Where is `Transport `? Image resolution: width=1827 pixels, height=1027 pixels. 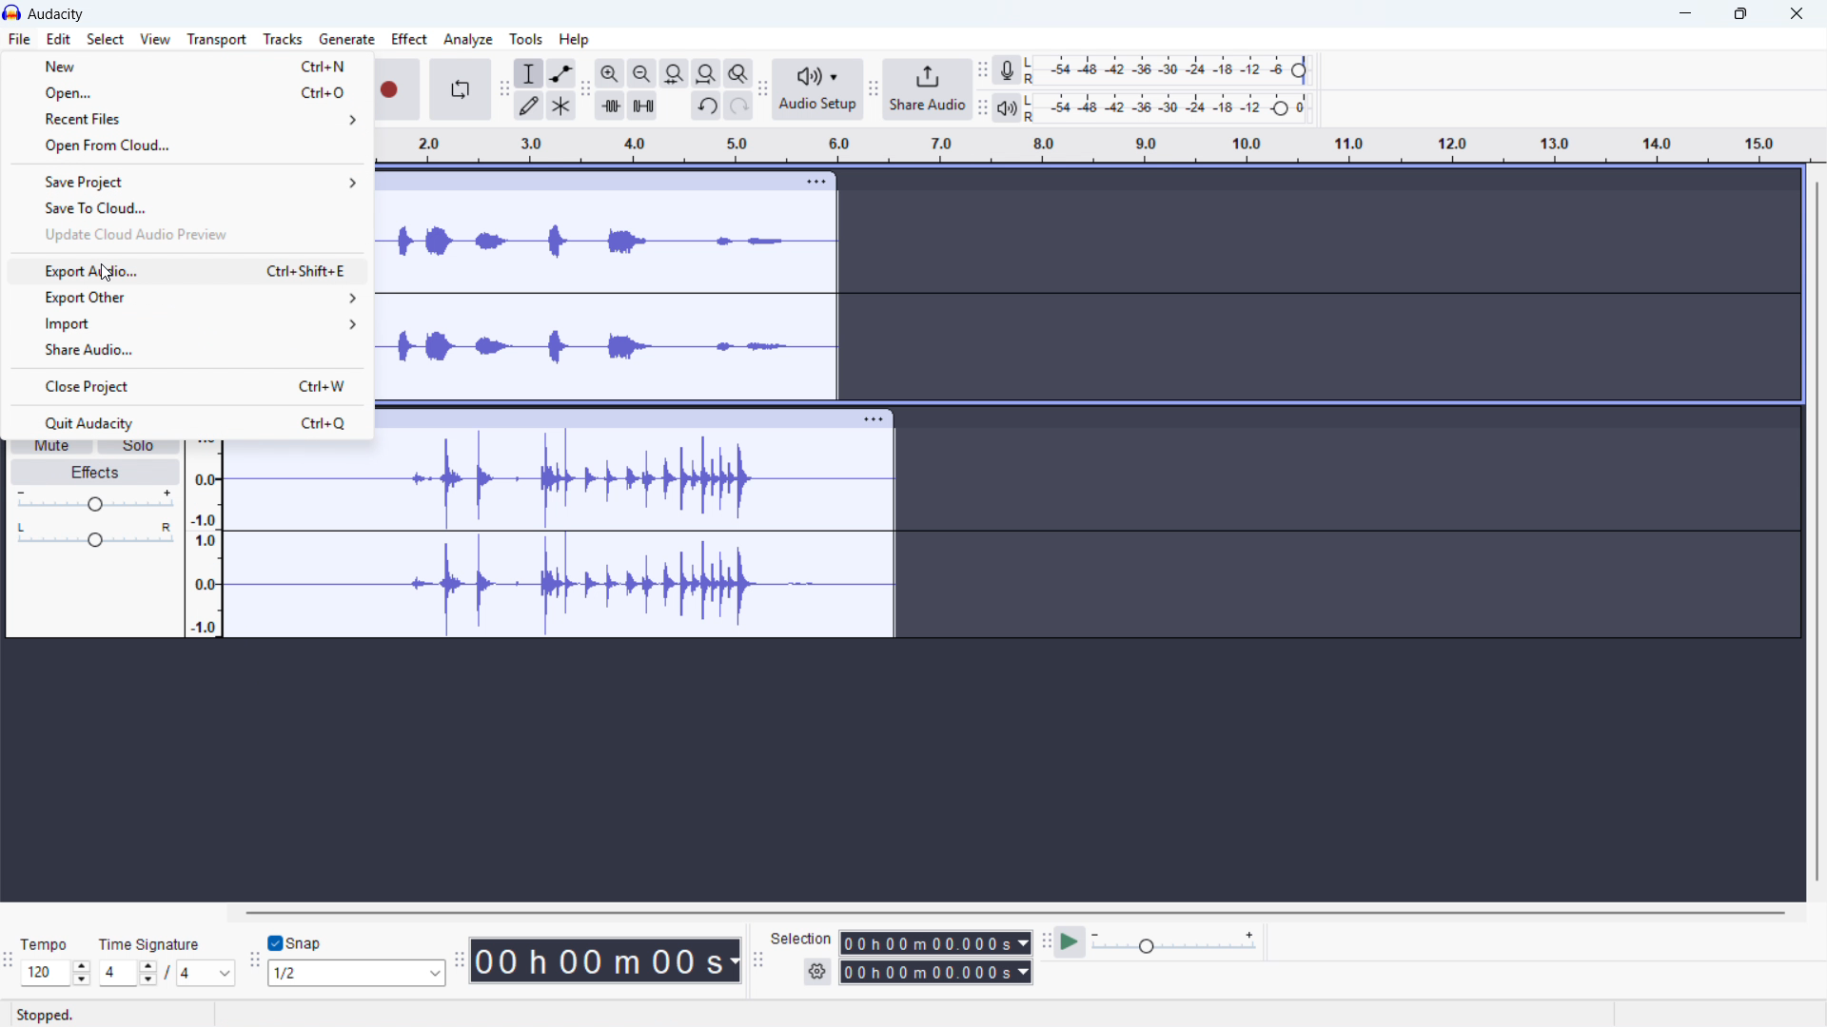 Transport  is located at coordinates (218, 39).